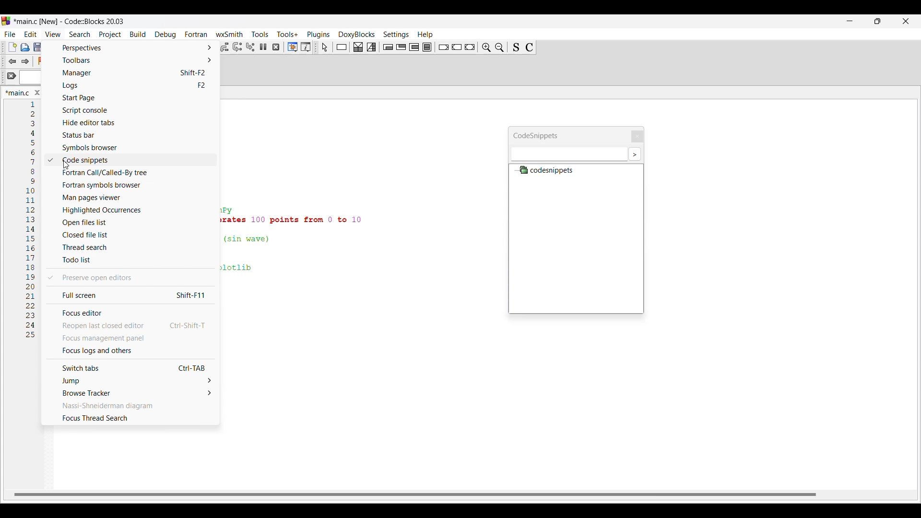 The width and height of the screenshot is (921, 518). Describe the element at coordinates (850, 21) in the screenshot. I see `Minimize` at that location.